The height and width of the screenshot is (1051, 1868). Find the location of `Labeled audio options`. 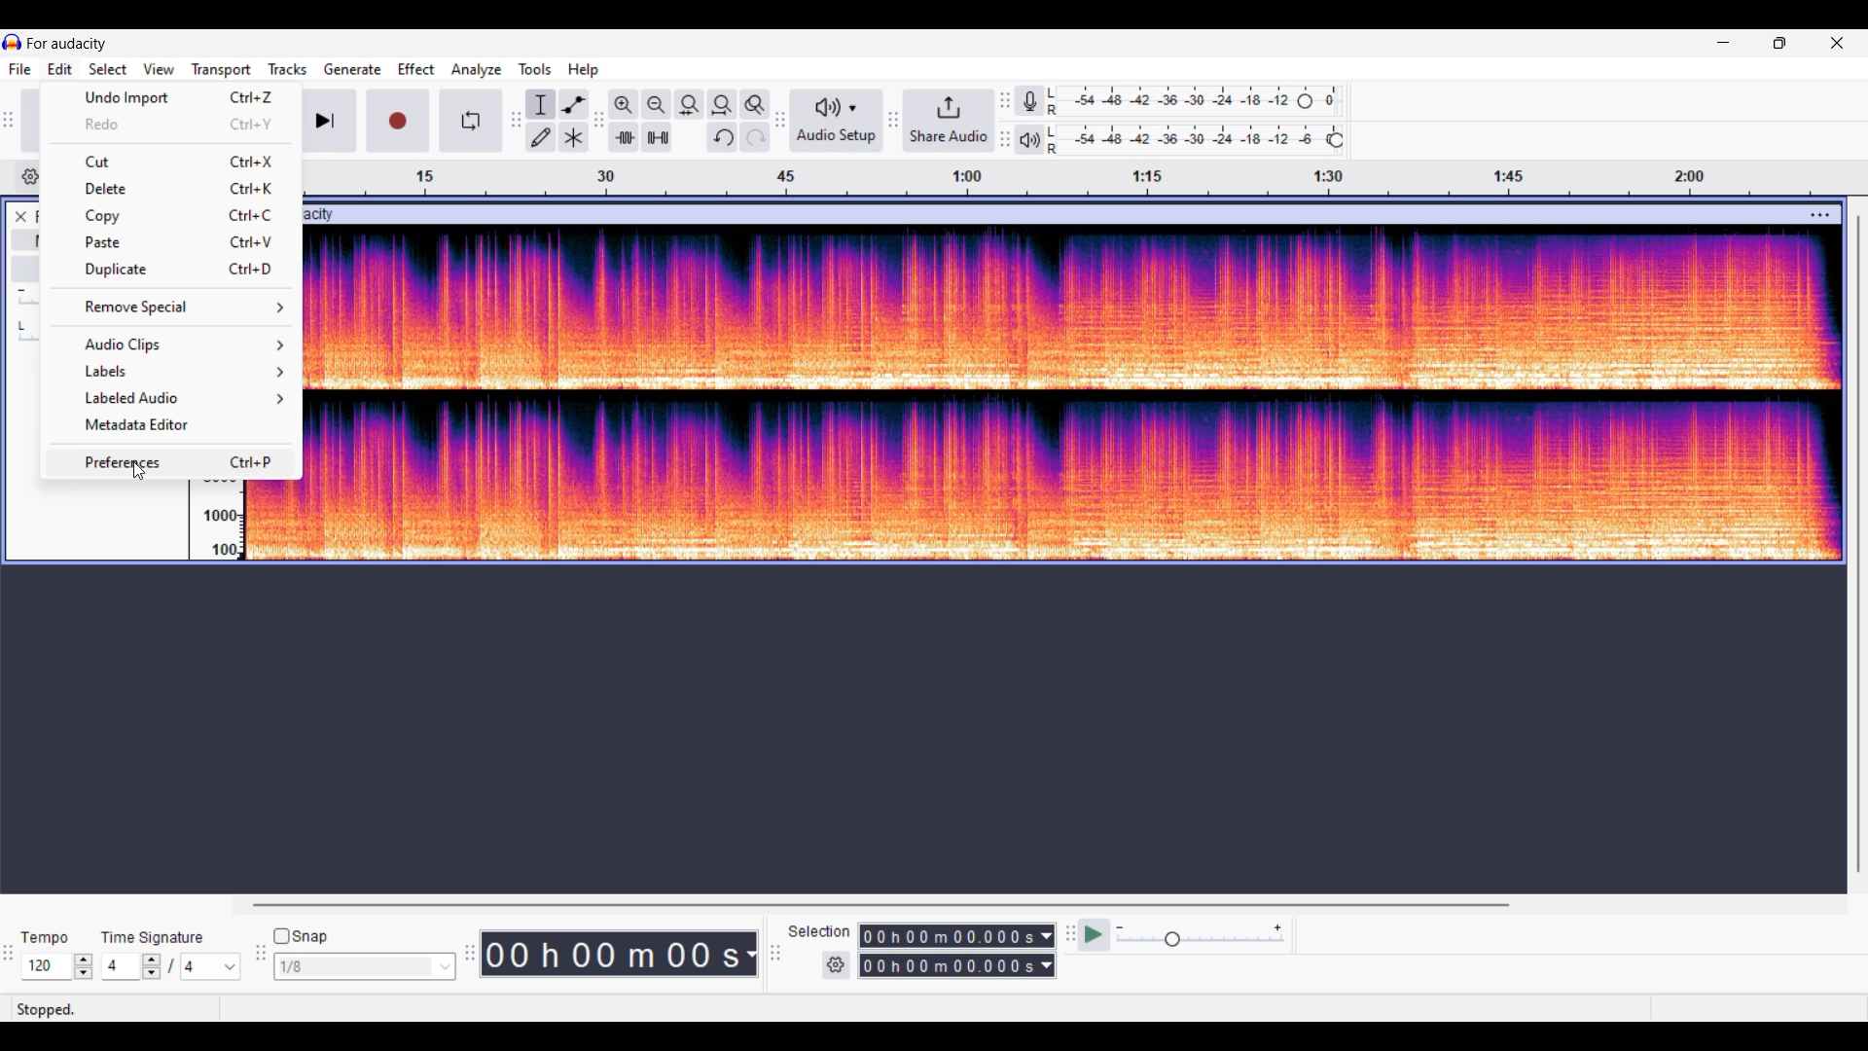

Labeled audio options is located at coordinates (174, 397).